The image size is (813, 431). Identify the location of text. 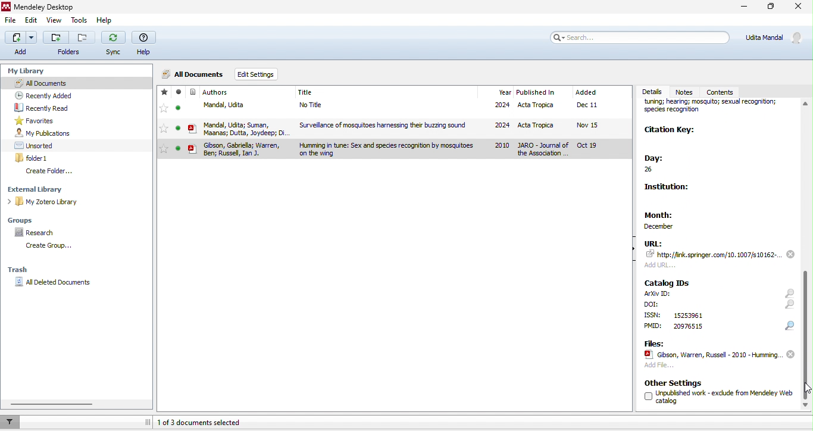
(653, 315).